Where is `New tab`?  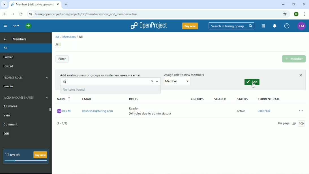 New tab is located at coordinates (66, 5).